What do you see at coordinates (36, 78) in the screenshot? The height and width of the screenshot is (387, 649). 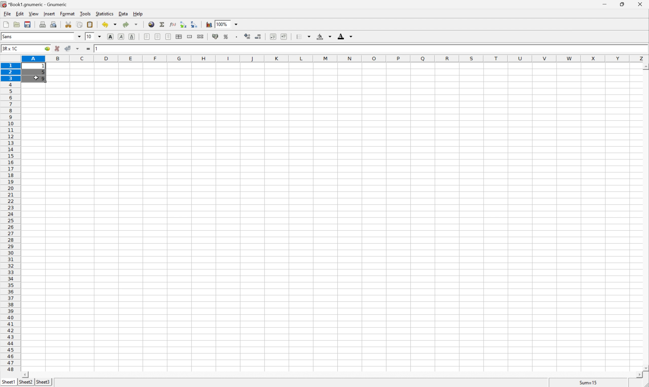 I see `Cursor` at bounding box center [36, 78].